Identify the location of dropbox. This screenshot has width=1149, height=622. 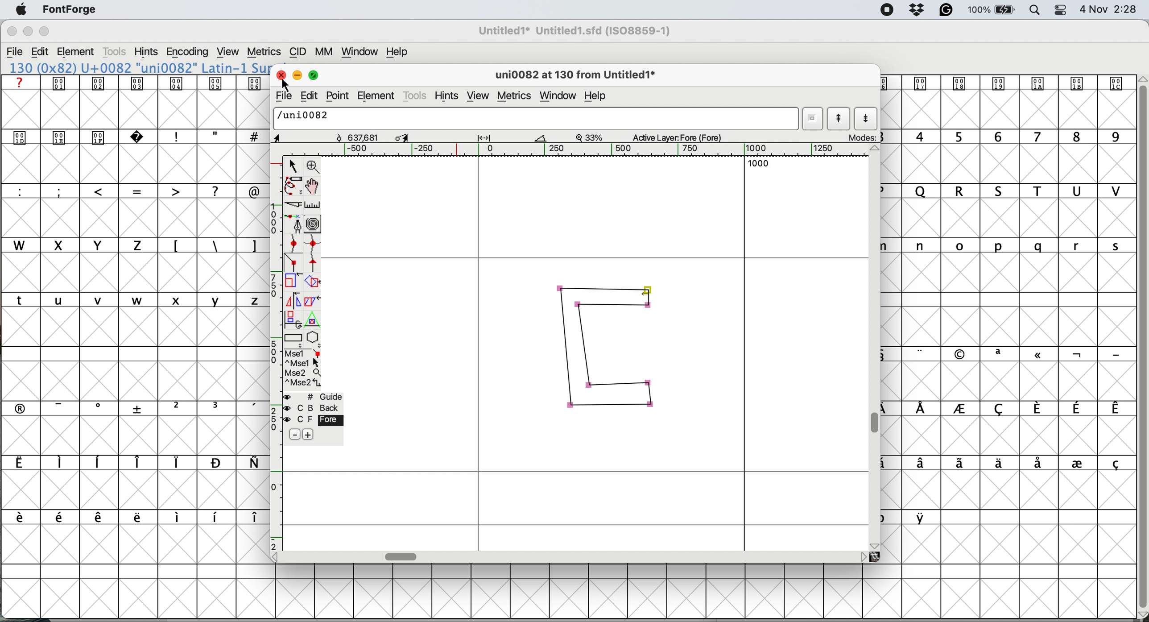
(918, 9).